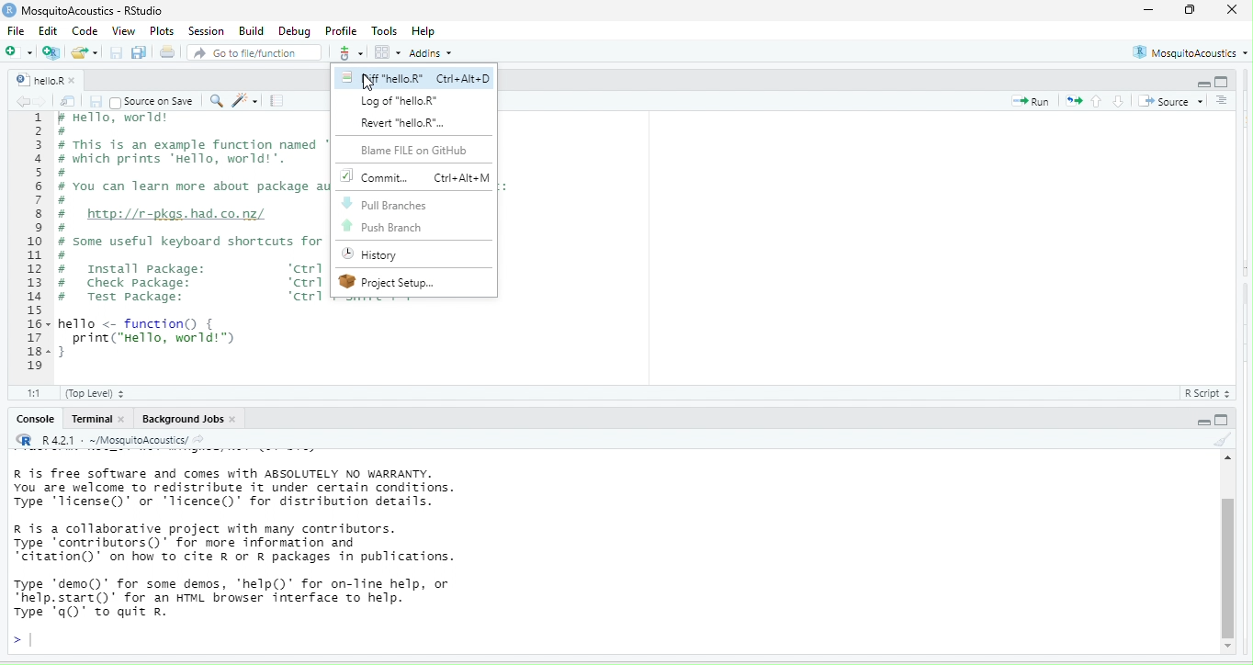 The image size is (1253, 665). Describe the element at coordinates (1228, 554) in the screenshot. I see `vertical scroll bar` at that location.